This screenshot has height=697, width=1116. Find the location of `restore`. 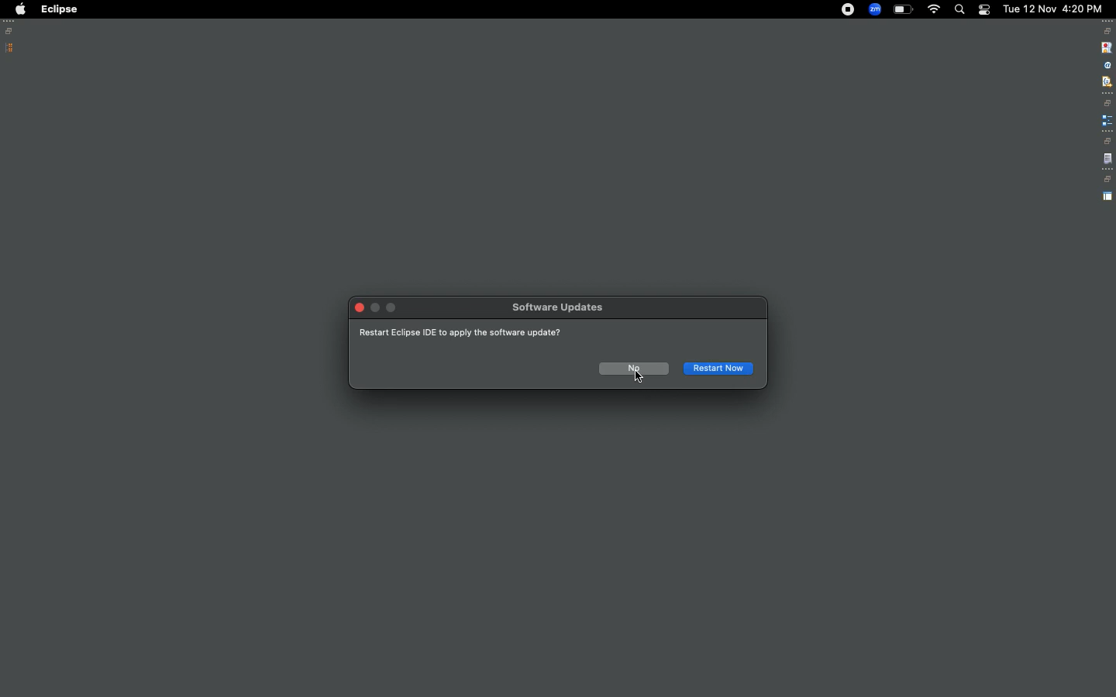

restore is located at coordinates (1107, 180).